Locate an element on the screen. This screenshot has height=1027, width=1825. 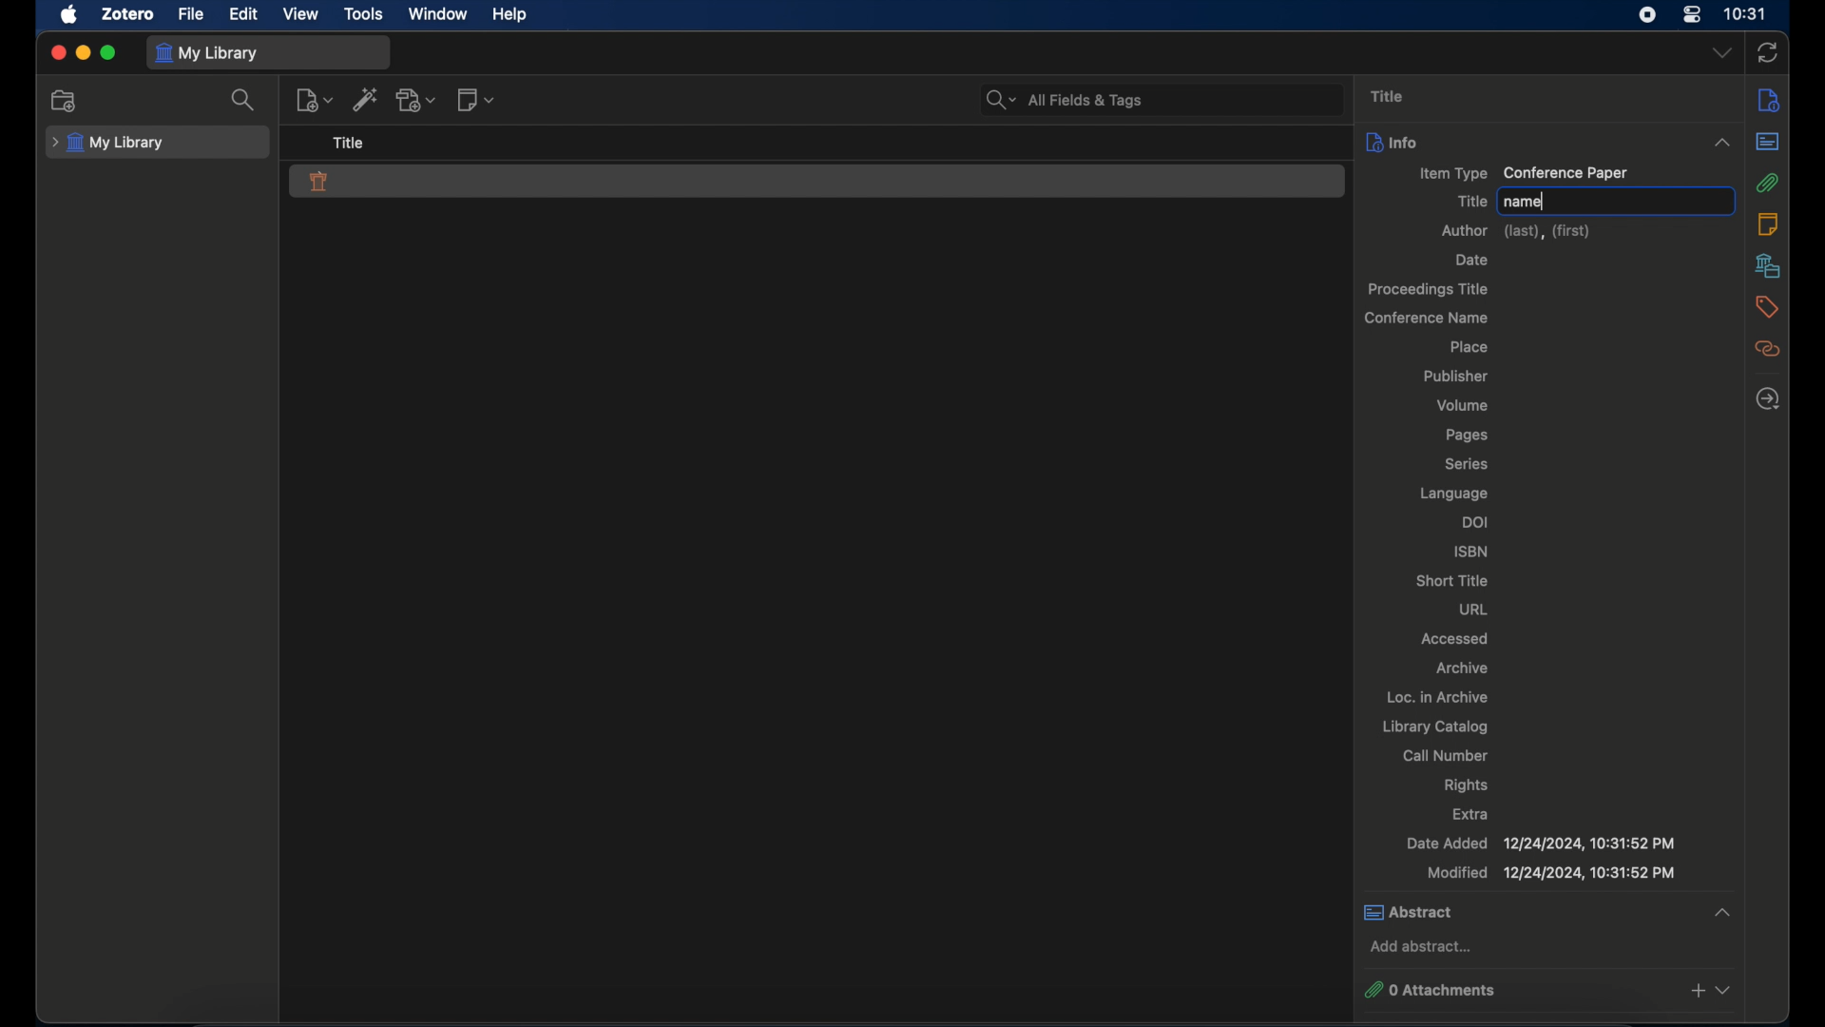
info is located at coordinates (1769, 99).